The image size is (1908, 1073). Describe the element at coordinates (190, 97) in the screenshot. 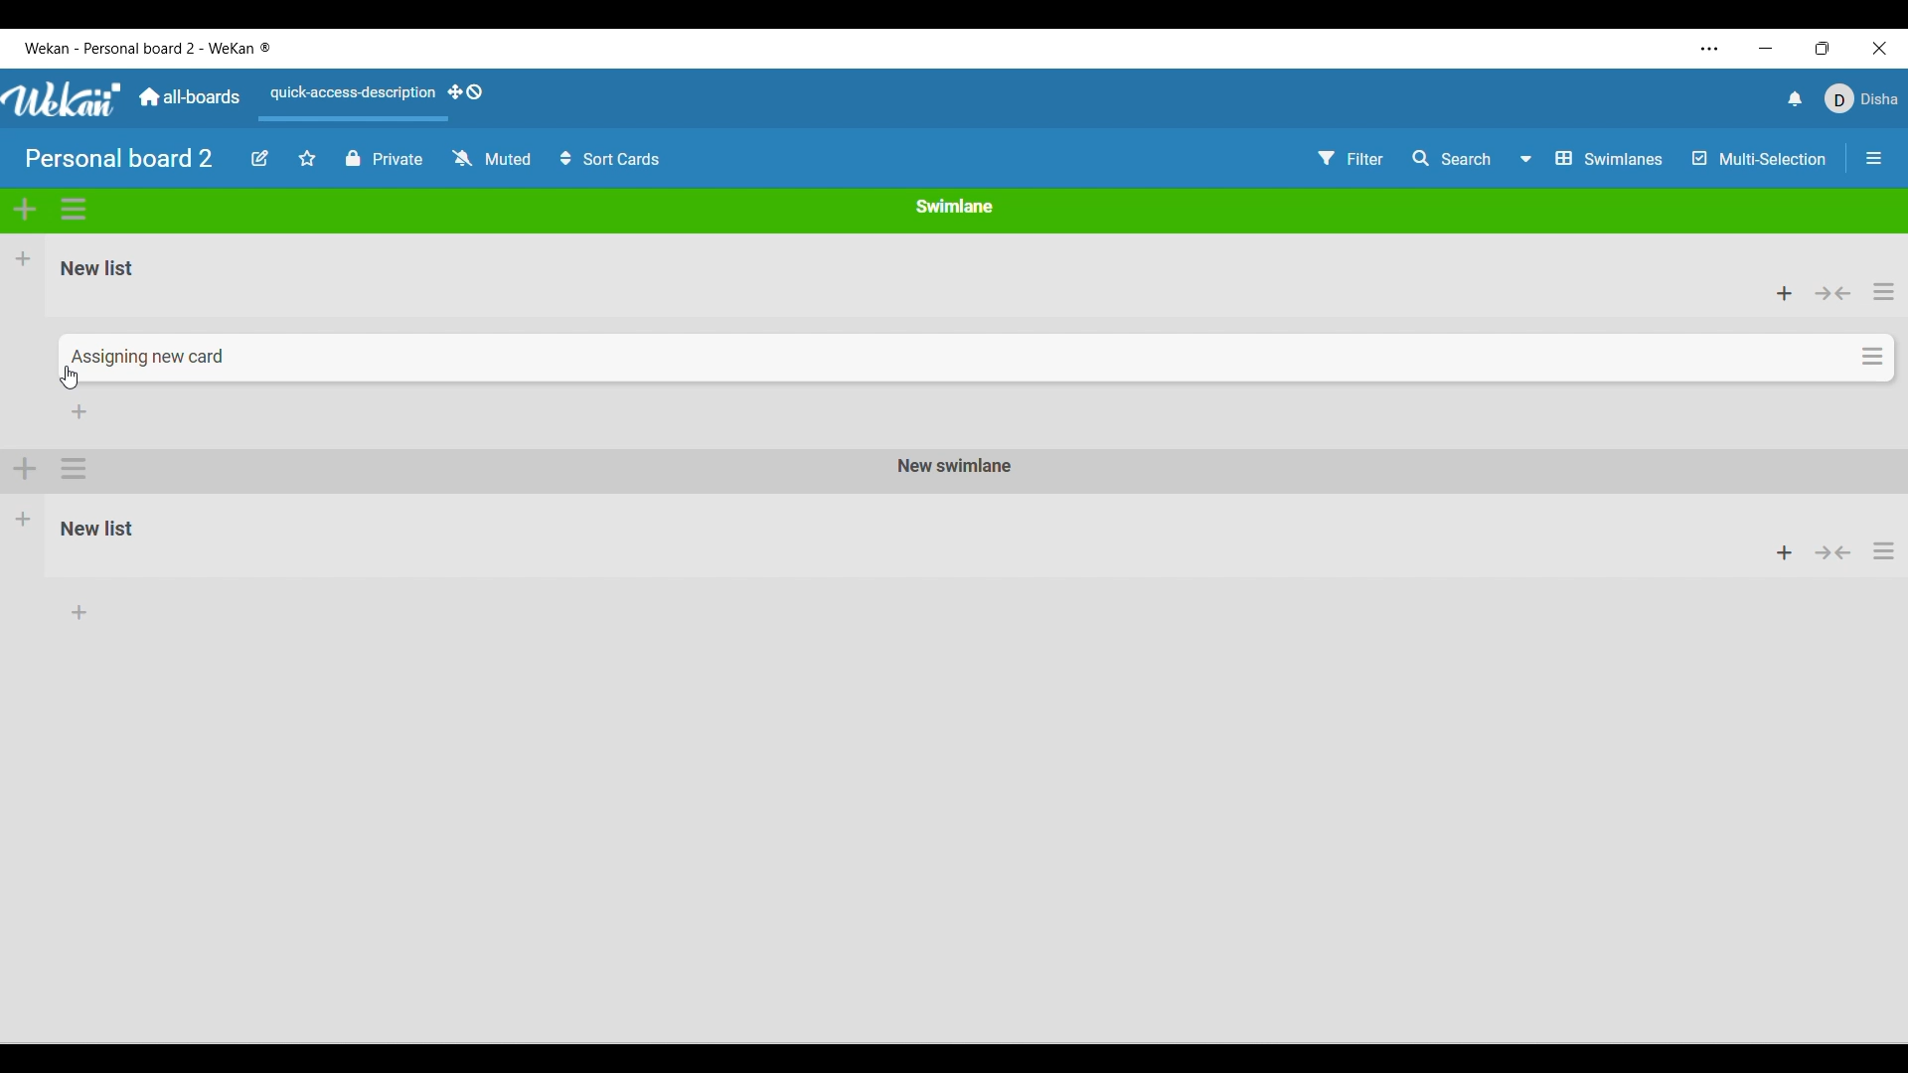

I see `Go to main dashboard` at that location.